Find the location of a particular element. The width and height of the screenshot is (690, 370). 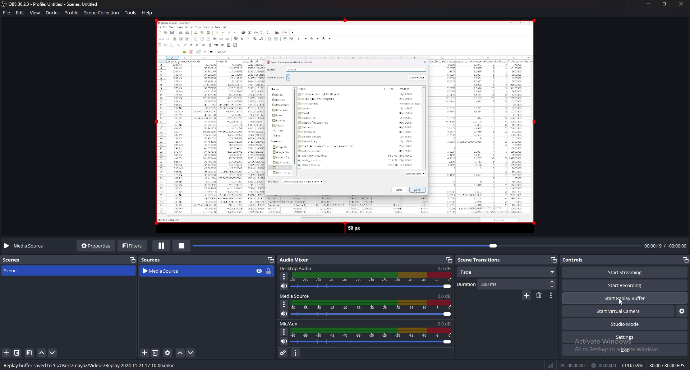

docks is located at coordinates (52, 13).